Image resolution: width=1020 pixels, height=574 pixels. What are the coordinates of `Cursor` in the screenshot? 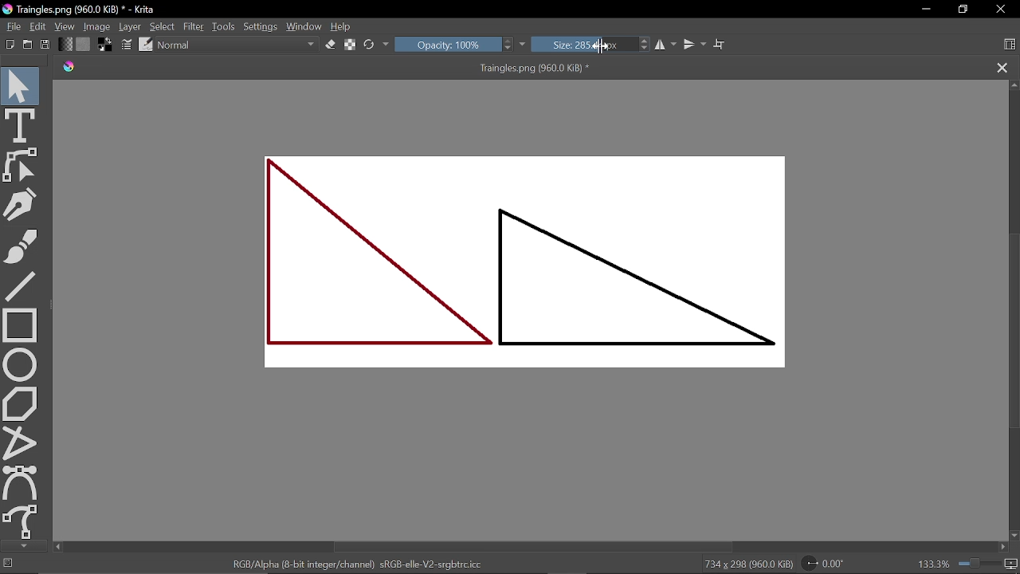 It's located at (600, 47).